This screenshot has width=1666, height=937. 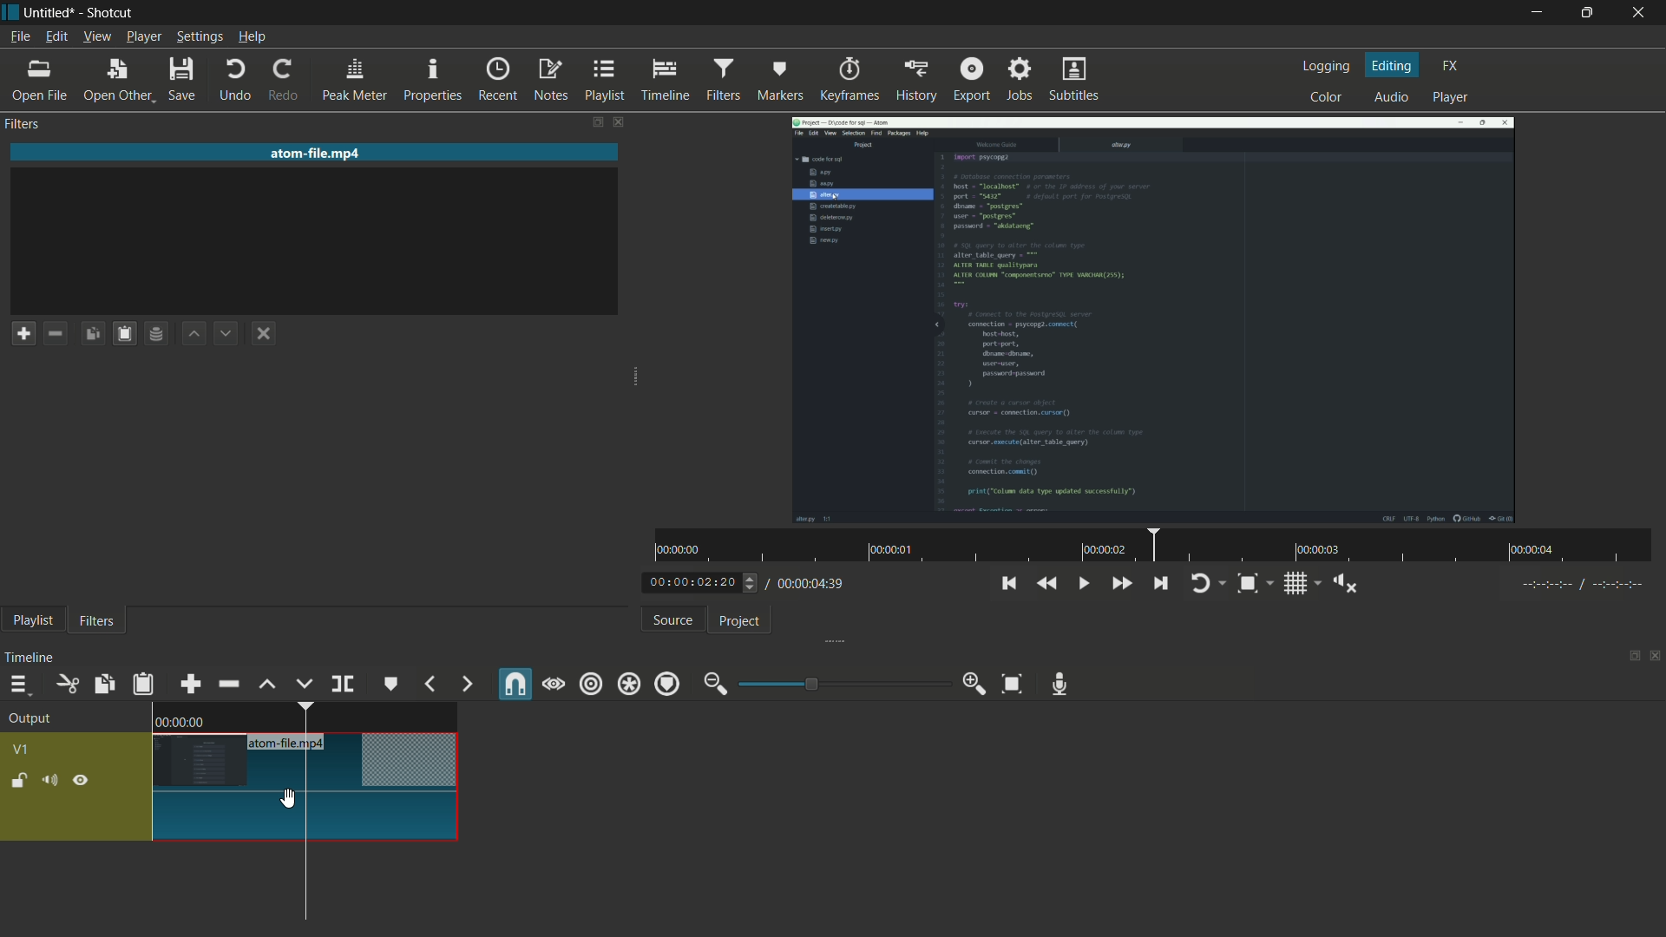 I want to click on source, so click(x=674, y=620).